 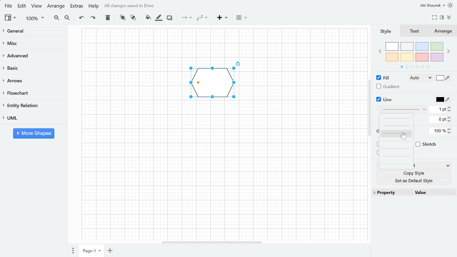 I want to click on  Entity relation, so click(x=32, y=105).